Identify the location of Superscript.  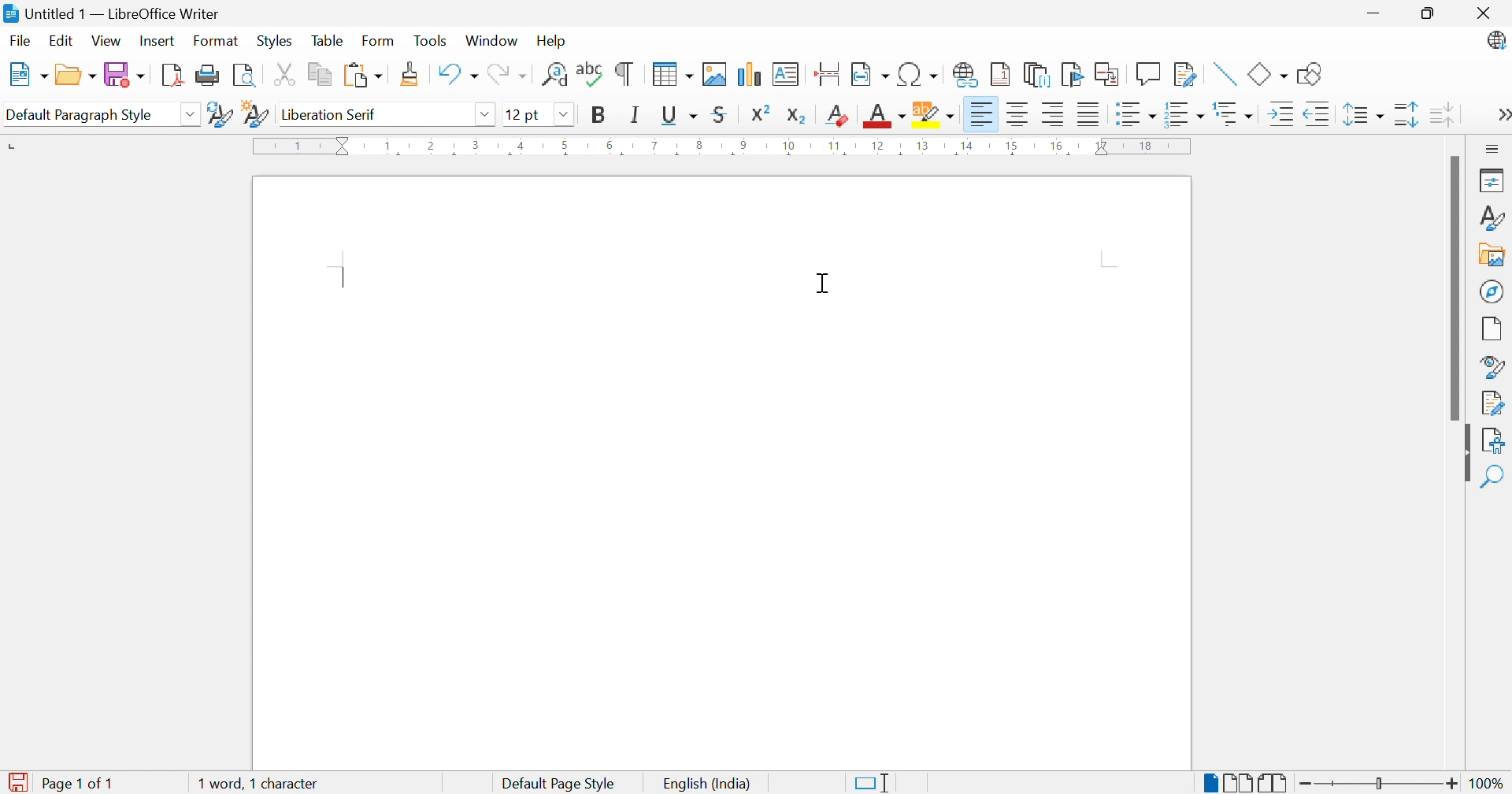
(759, 113).